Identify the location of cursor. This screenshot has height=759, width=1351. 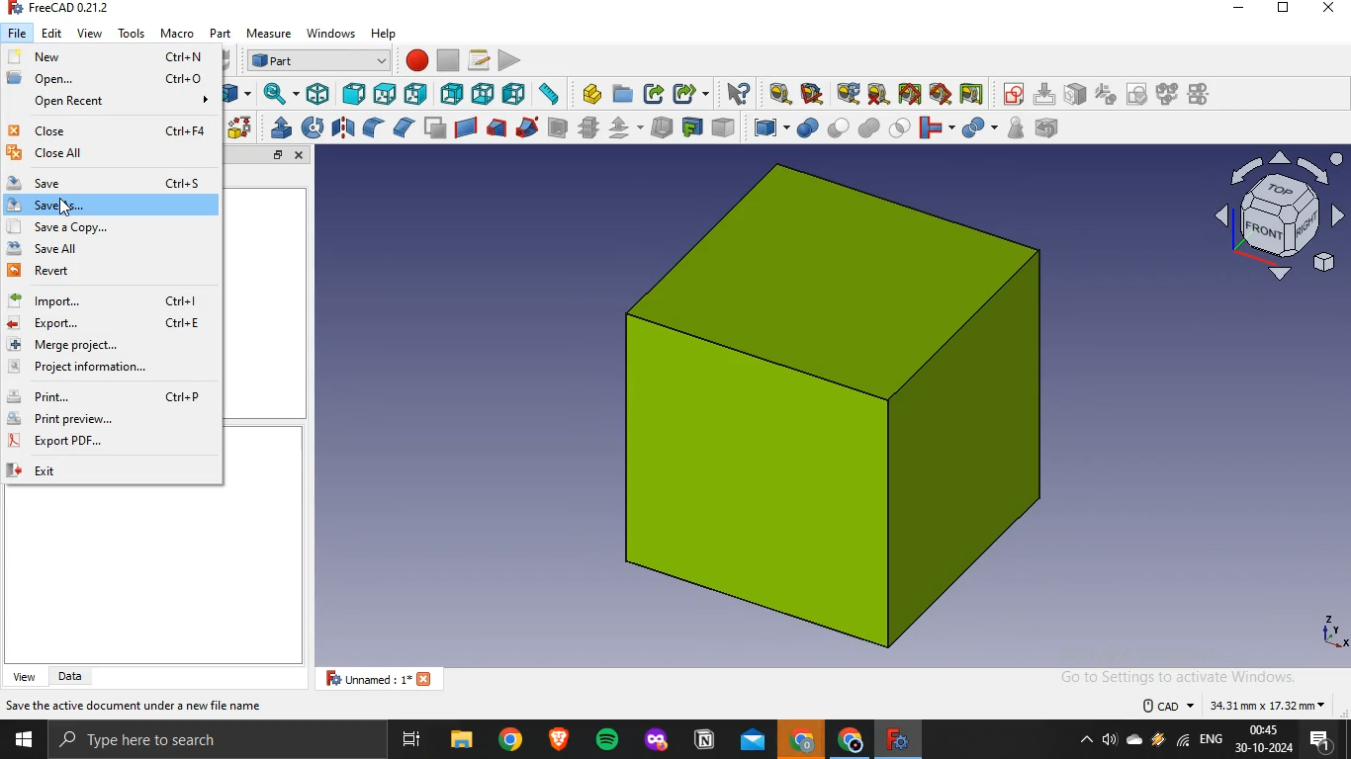
(67, 210).